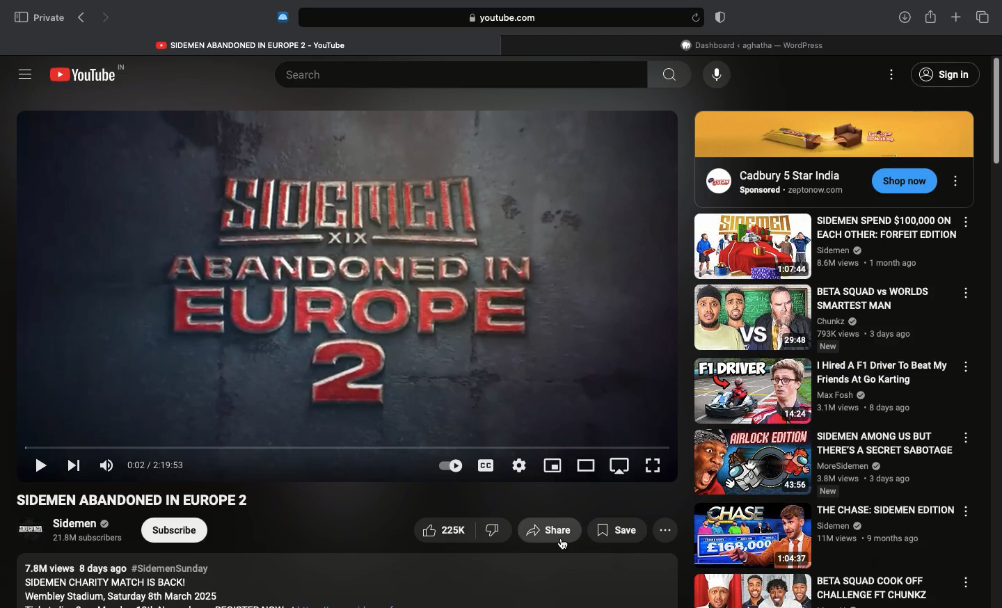 This screenshot has width=1002, height=608. I want to click on Downlaods, so click(902, 18).